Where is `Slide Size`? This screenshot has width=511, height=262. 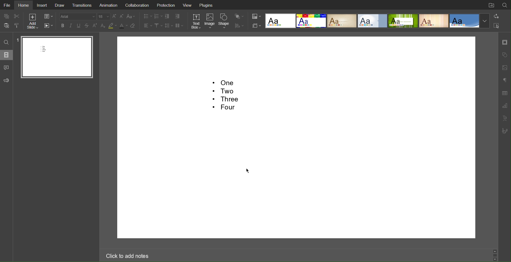 Slide Size is located at coordinates (256, 25).